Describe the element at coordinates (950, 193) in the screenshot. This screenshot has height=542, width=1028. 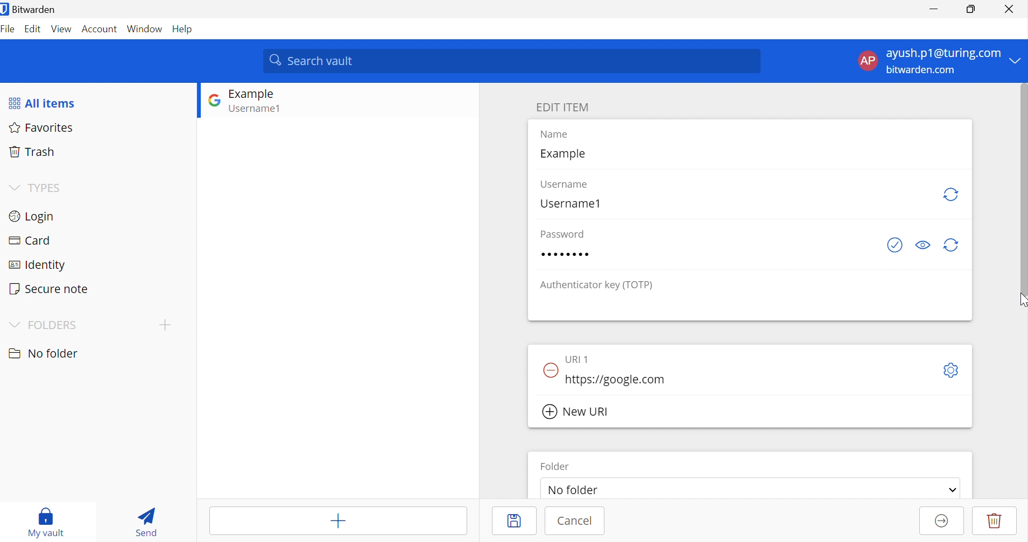
I see `Regenerate Username` at that location.